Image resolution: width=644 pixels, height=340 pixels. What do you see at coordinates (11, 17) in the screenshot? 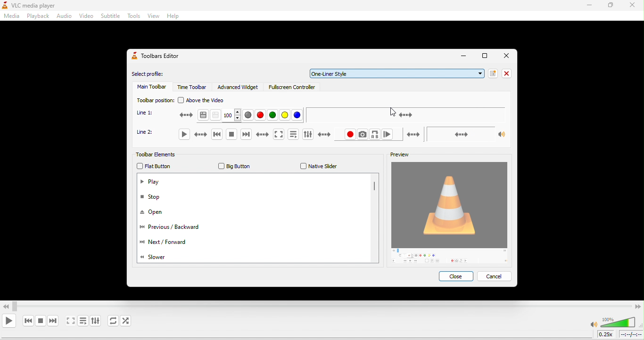
I see `media` at bounding box center [11, 17].